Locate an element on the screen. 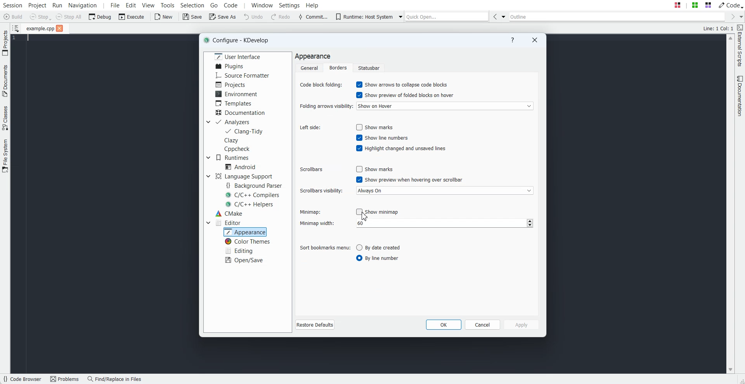 Image resolution: width=745 pixels, height=384 pixels. Documentation is located at coordinates (240, 112).